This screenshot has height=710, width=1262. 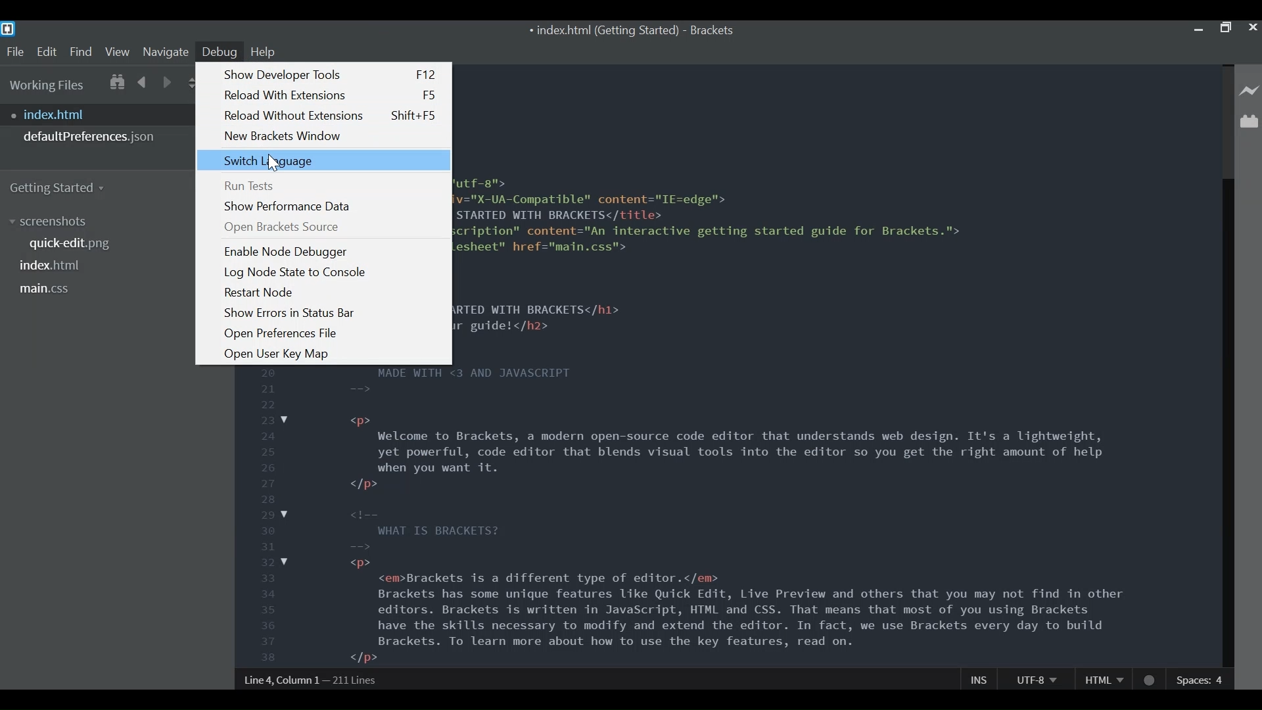 I want to click on Enable Node Debugger, so click(x=286, y=252).